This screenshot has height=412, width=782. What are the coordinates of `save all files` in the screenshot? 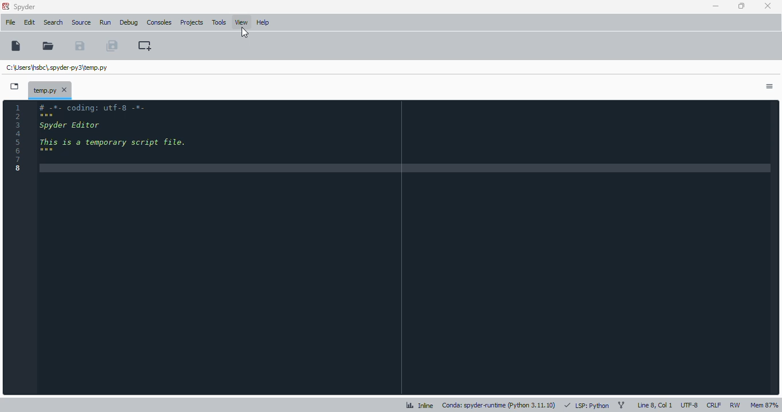 It's located at (110, 45).